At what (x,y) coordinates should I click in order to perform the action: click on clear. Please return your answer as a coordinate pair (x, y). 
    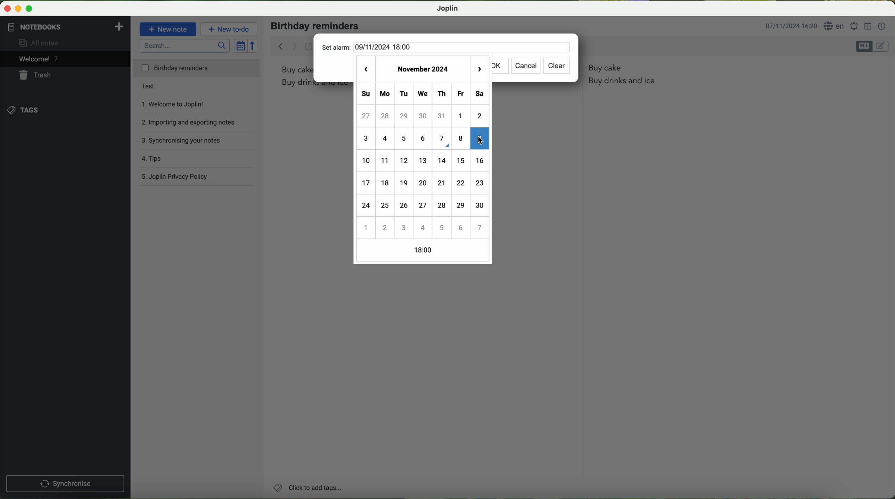
    Looking at the image, I should click on (555, 65).